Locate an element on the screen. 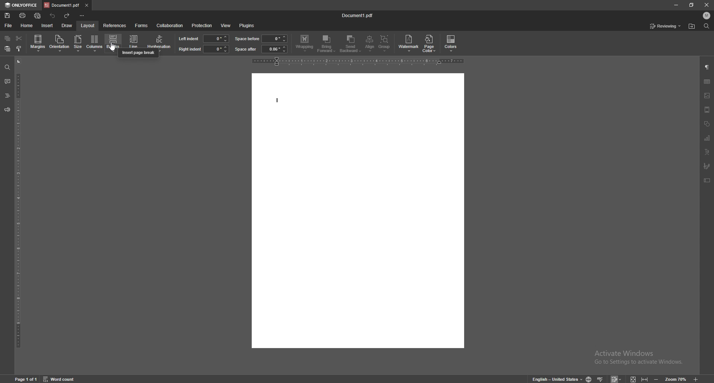  spell check is located at coordinates (601, 378).